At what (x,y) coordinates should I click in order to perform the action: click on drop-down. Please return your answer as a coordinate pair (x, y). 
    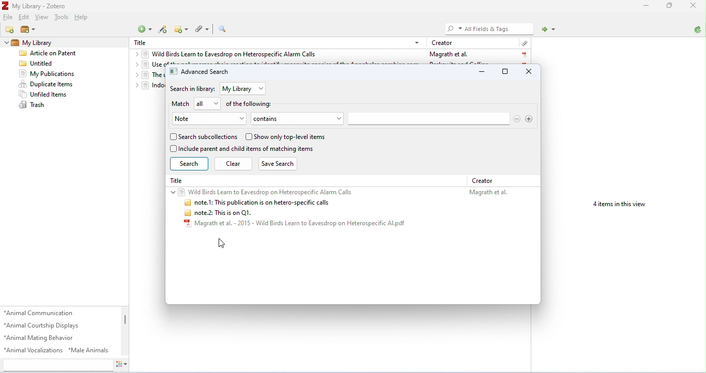
    Looking at the image, I should click on (418, 43).